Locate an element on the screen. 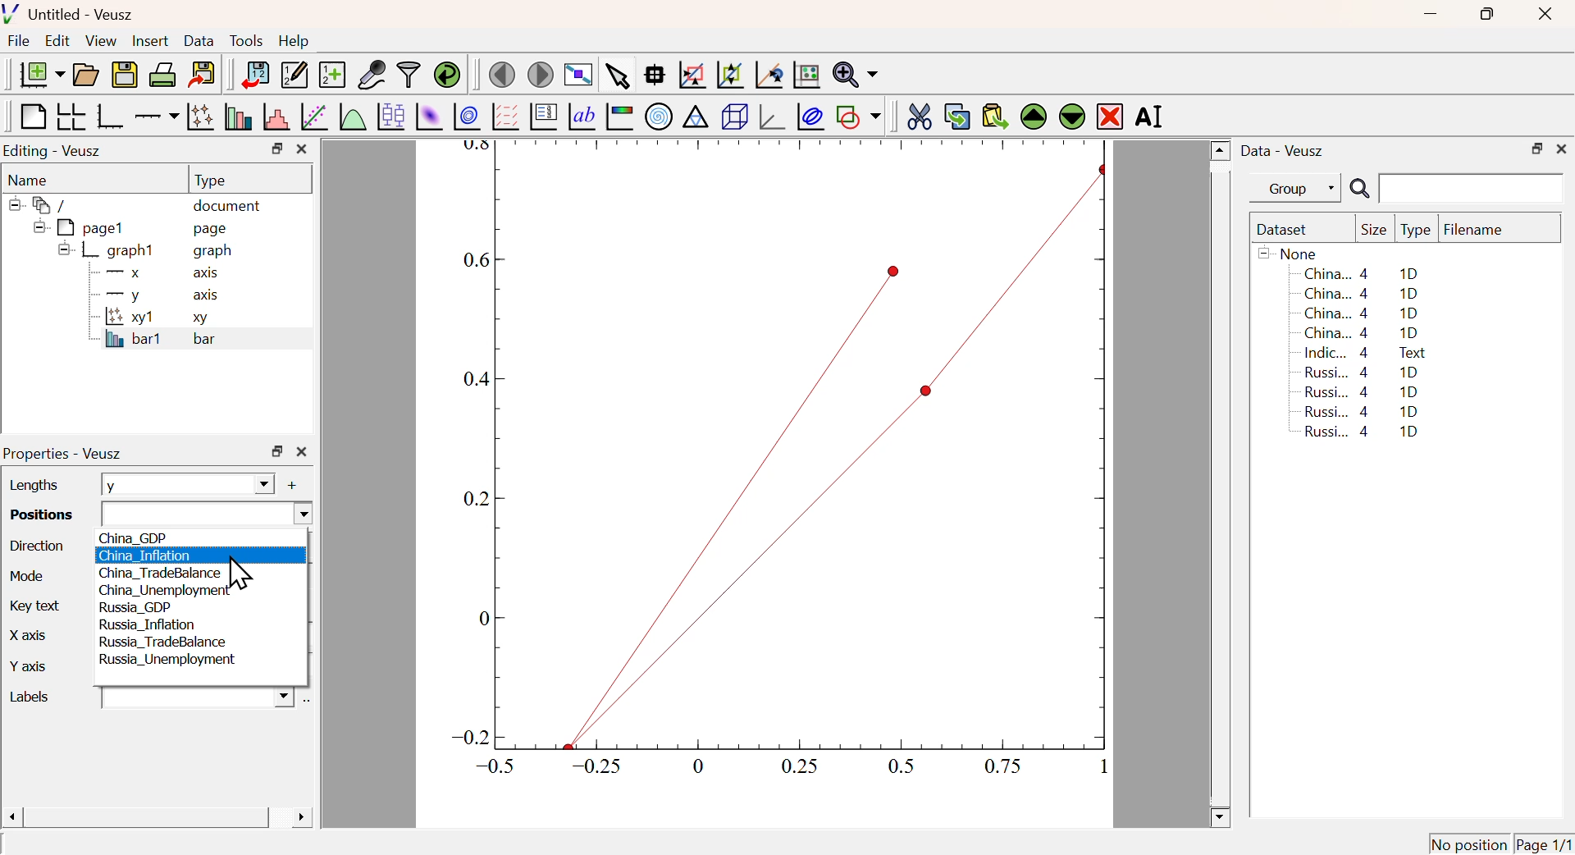 The height and width of the screenshot is (855, 1575). Mode is located at coordinates (25, 574).